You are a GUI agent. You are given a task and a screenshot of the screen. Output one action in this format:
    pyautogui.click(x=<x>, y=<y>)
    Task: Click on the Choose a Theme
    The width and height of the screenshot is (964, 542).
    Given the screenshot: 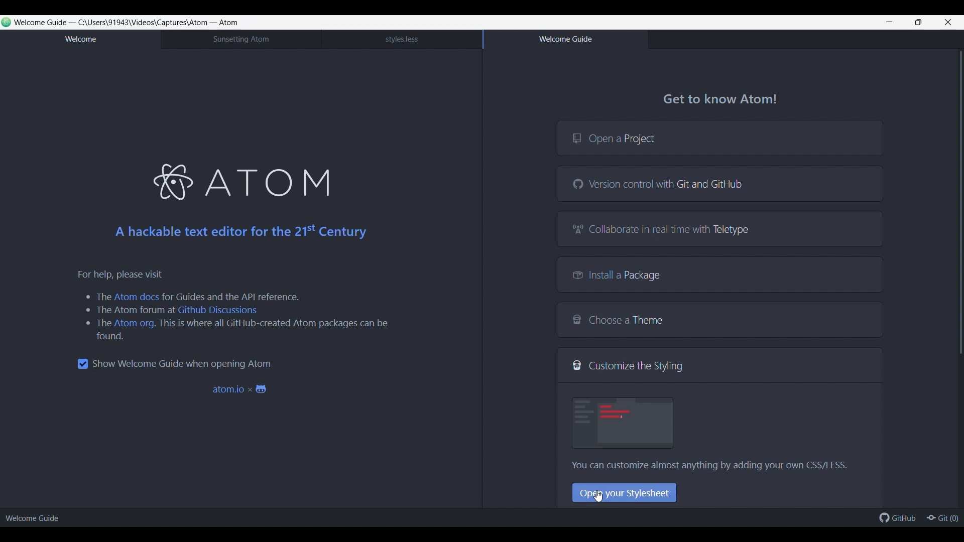 What is the action you would take?
    pyautogui.click(x=719, y=320)
    